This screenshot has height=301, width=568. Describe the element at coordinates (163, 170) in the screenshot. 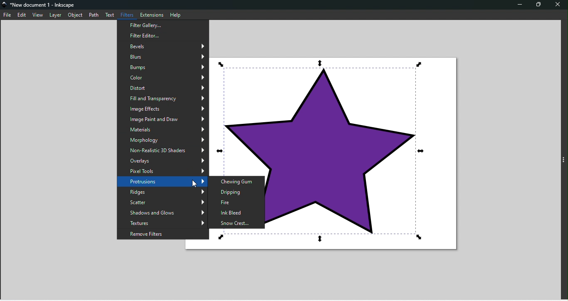

I see `Pixel tools` at that location.